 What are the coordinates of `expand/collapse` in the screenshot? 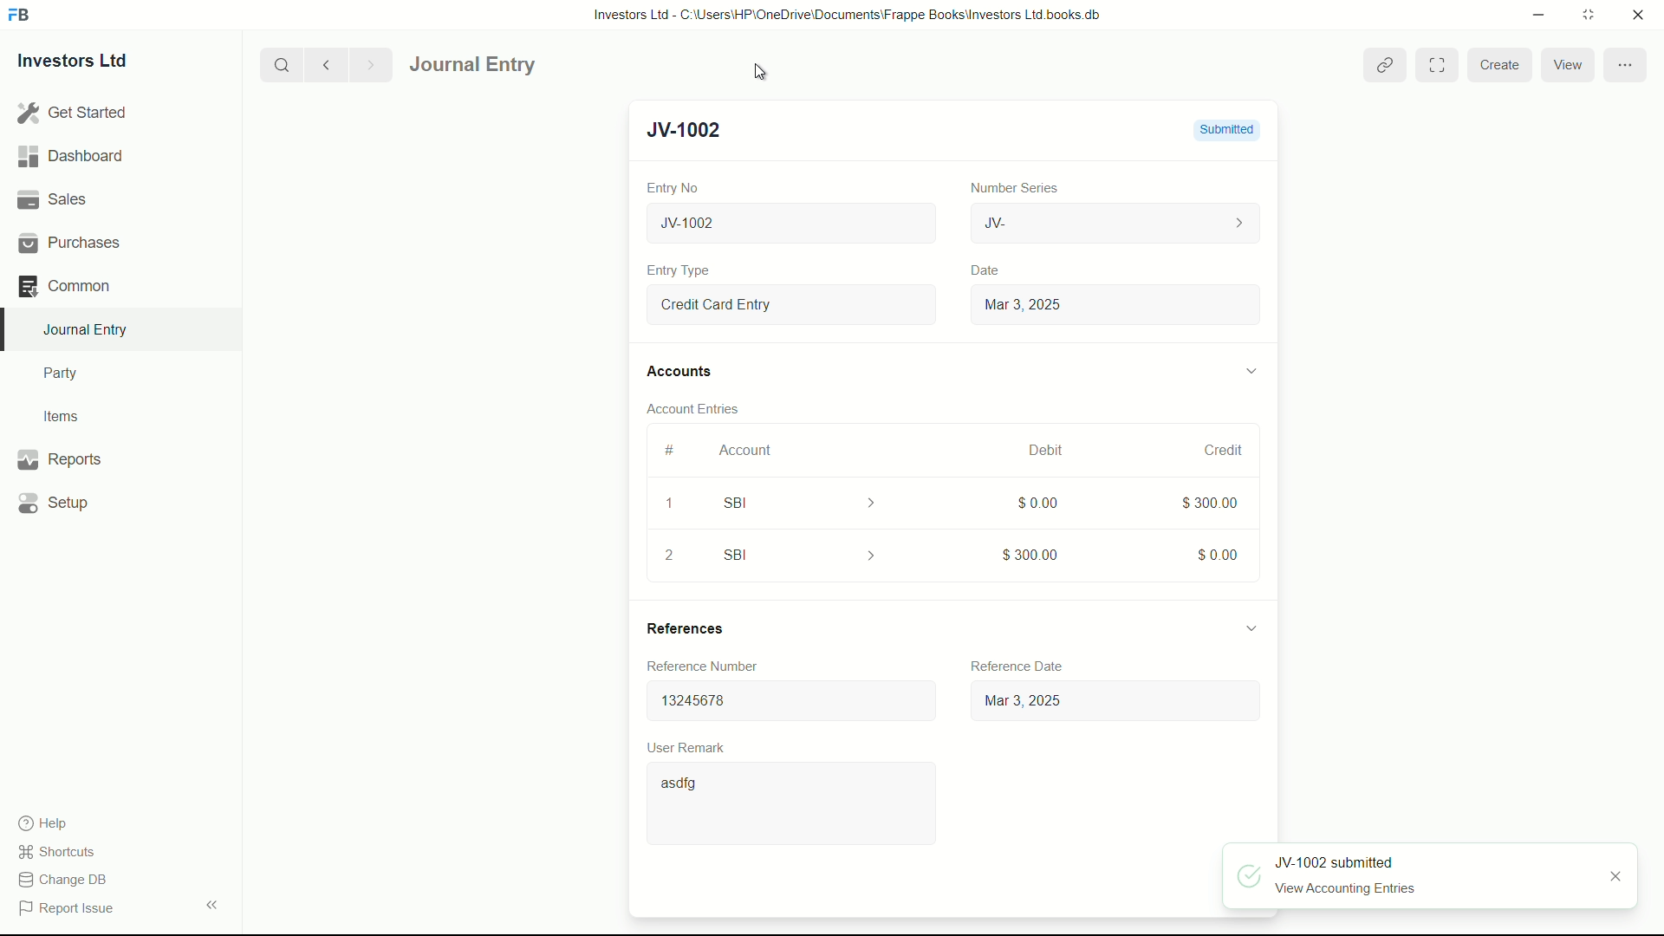 It's located at (1247, 626).